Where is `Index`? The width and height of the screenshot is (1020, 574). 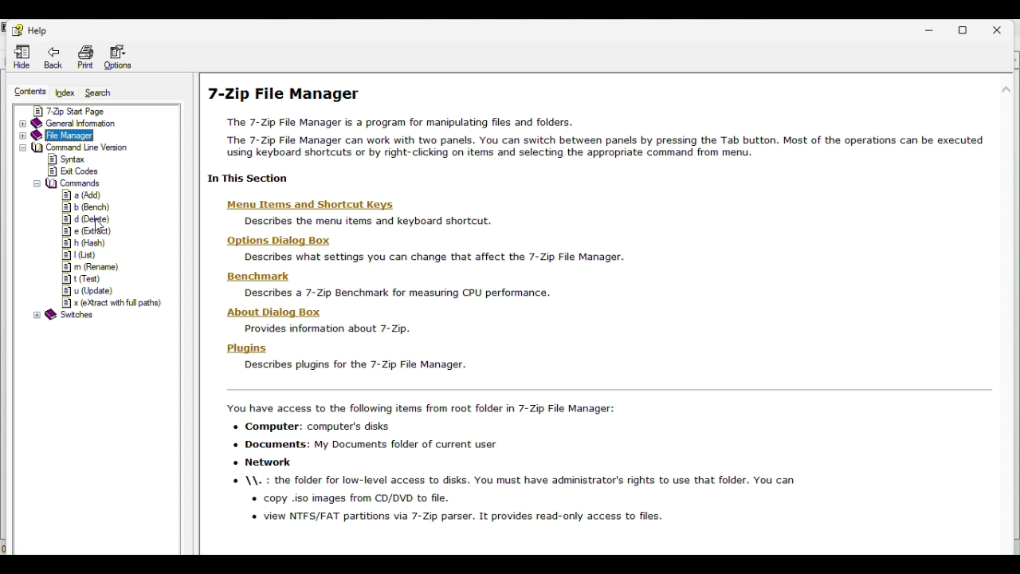 Index is located at coordinates (66, 94).